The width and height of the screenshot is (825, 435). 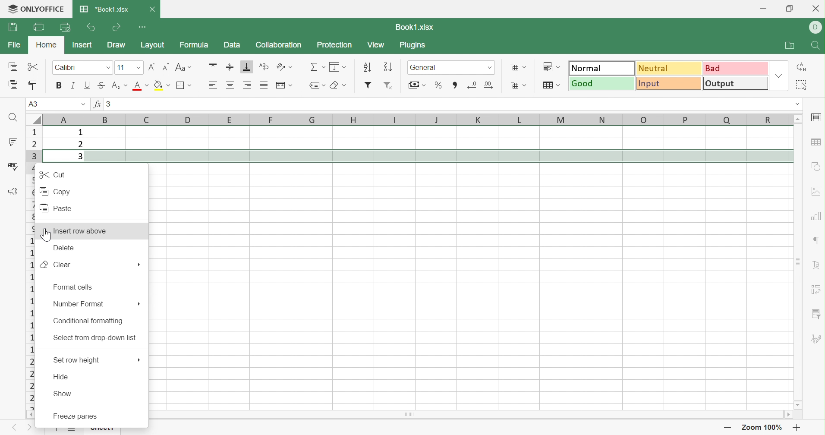 What do you see at coordinates (787, 414) in the screenshot?
I see `Scroll Right` at bounding box center [787, 414].